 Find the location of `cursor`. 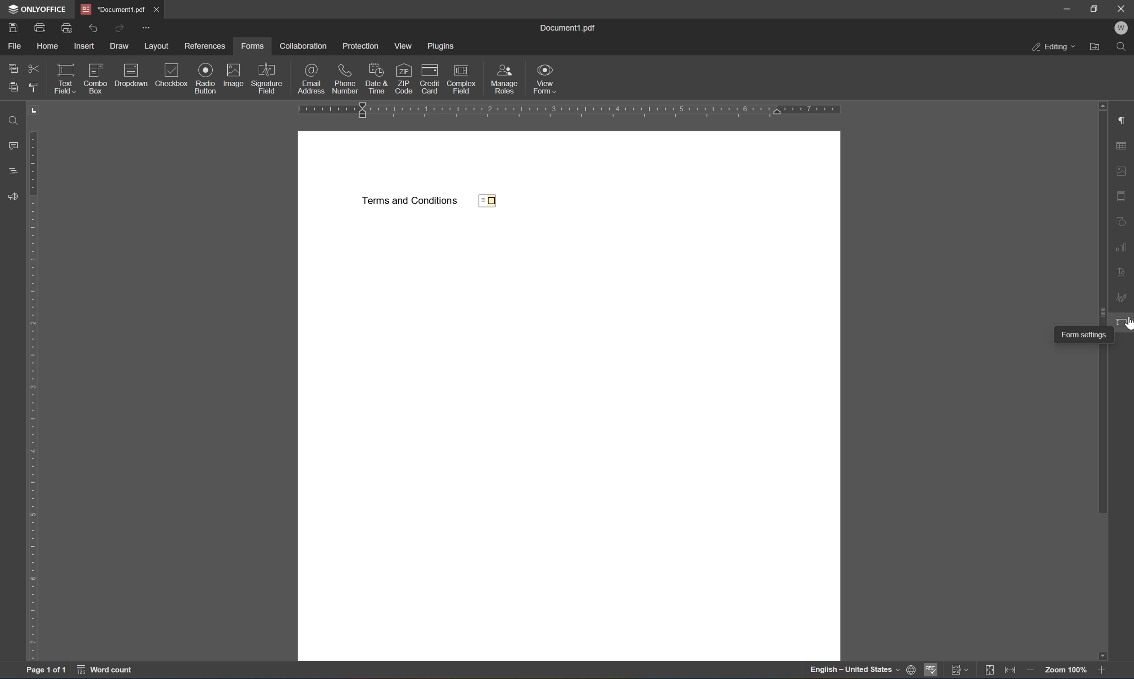

cursor is located at coordinates (1127, 322).